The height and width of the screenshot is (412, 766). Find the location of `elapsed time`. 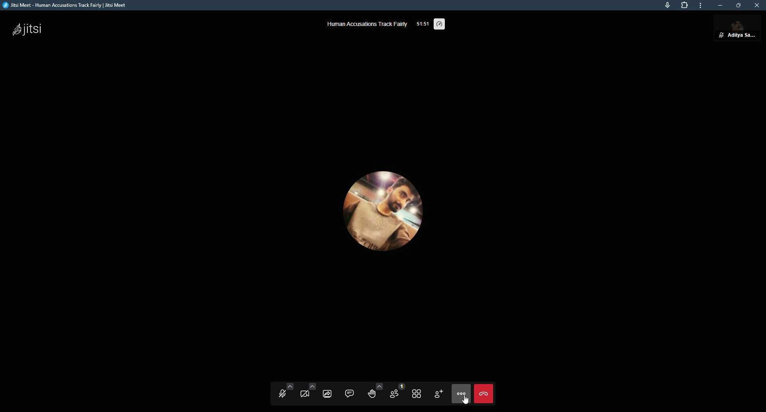

elapsed time is located at coordinates (422, 24).